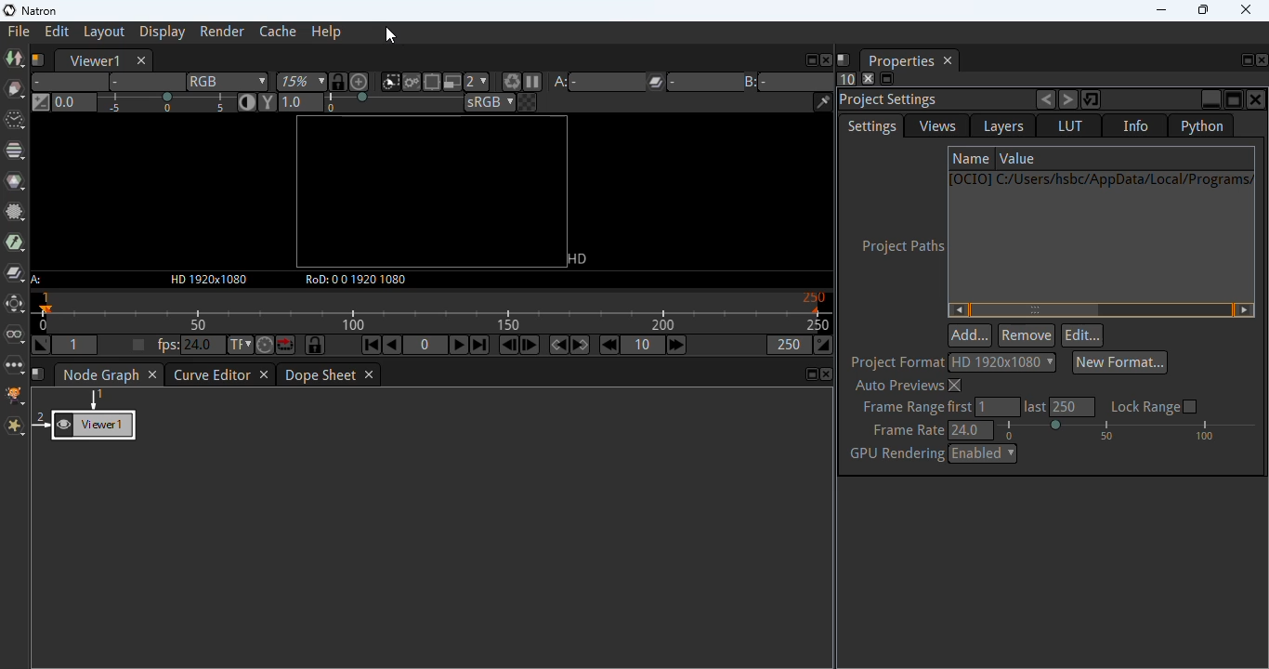 This screenshot has height=669, width=1269. I want to click on operation applied between viewer inputs A and B., so click(694, 81).